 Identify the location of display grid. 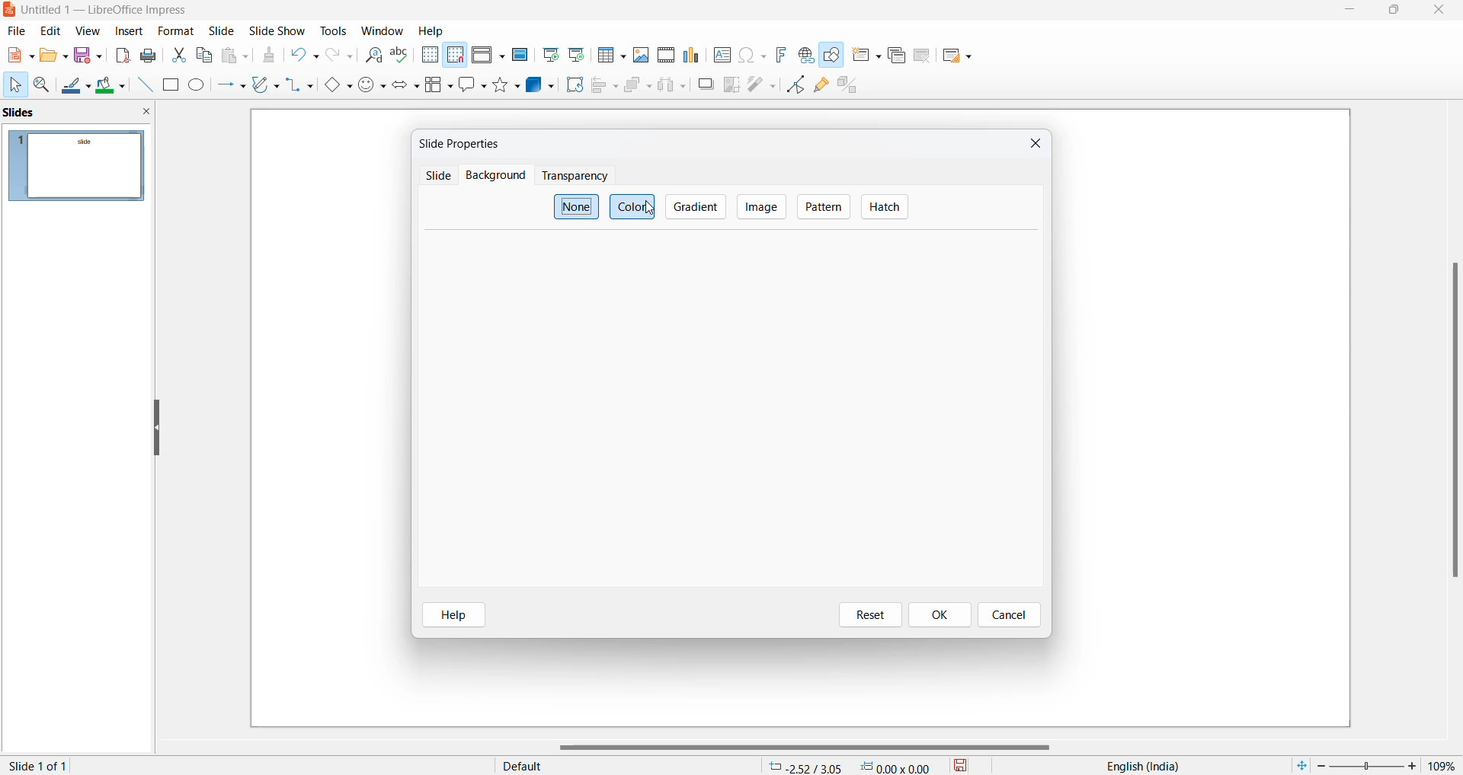
(429, 56).